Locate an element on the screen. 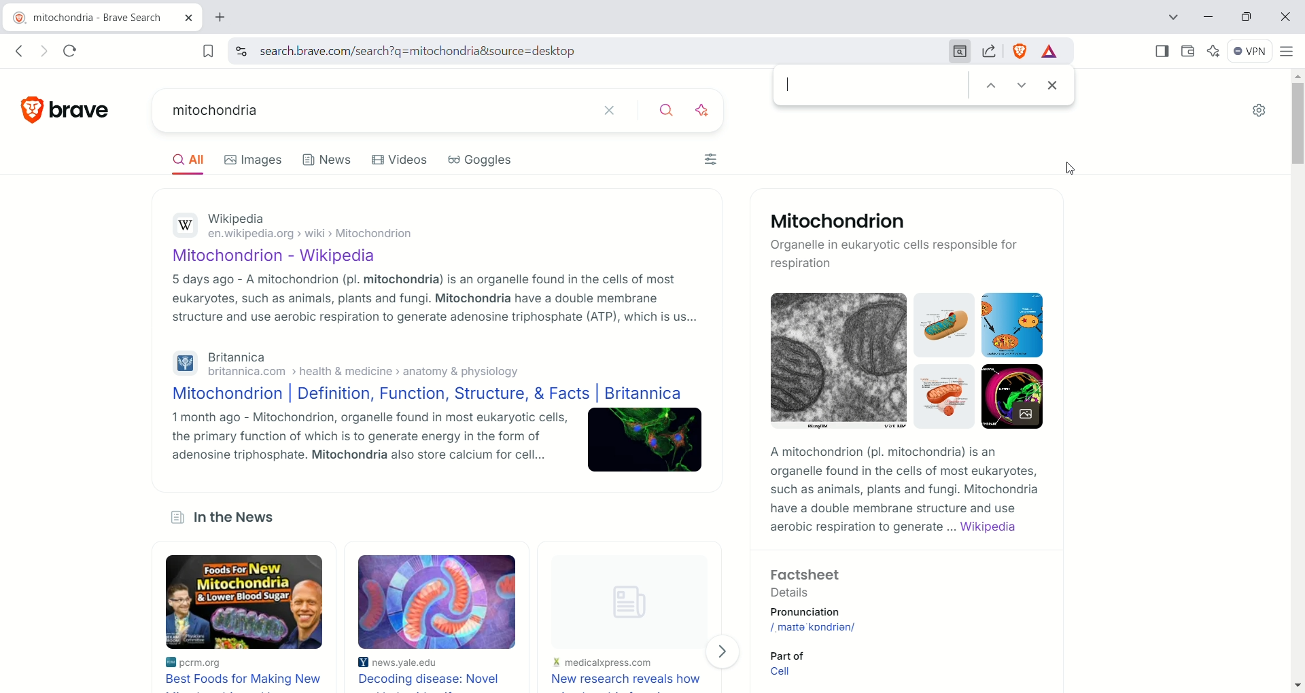 The image size is (1305, 693). click to go back,  hold to see history is located at coordinates (19, 51).